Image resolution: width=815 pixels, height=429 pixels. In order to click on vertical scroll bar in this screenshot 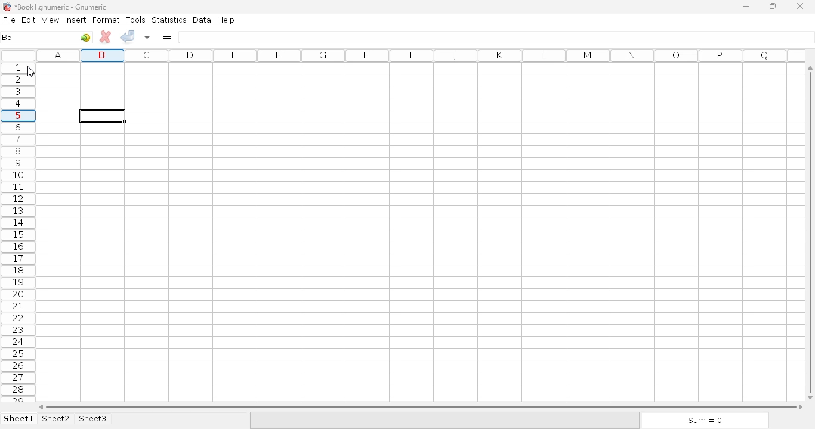, I will do `click(812, 232)`.